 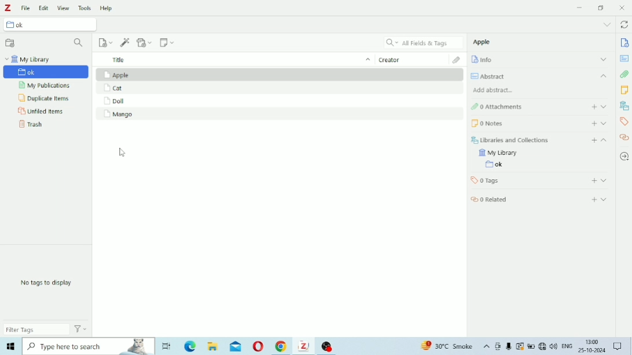 What do you see at coordinates (212, 346) in the screenshot?
I see `` at bounding box center [212, 346].